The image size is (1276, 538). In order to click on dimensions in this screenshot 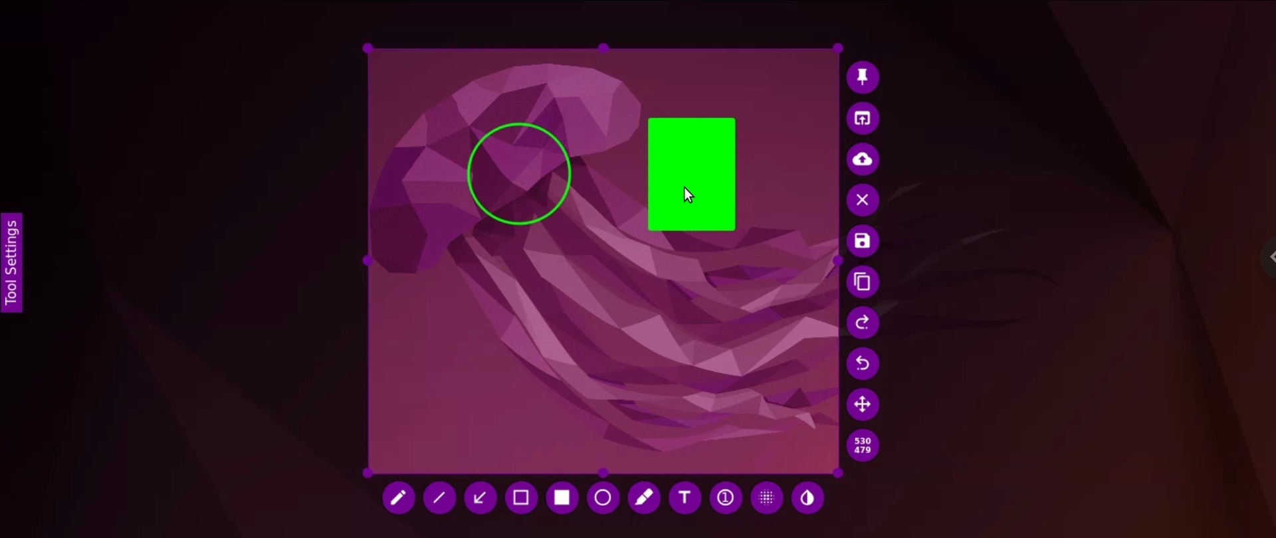, I will do `click(865, 445)`.